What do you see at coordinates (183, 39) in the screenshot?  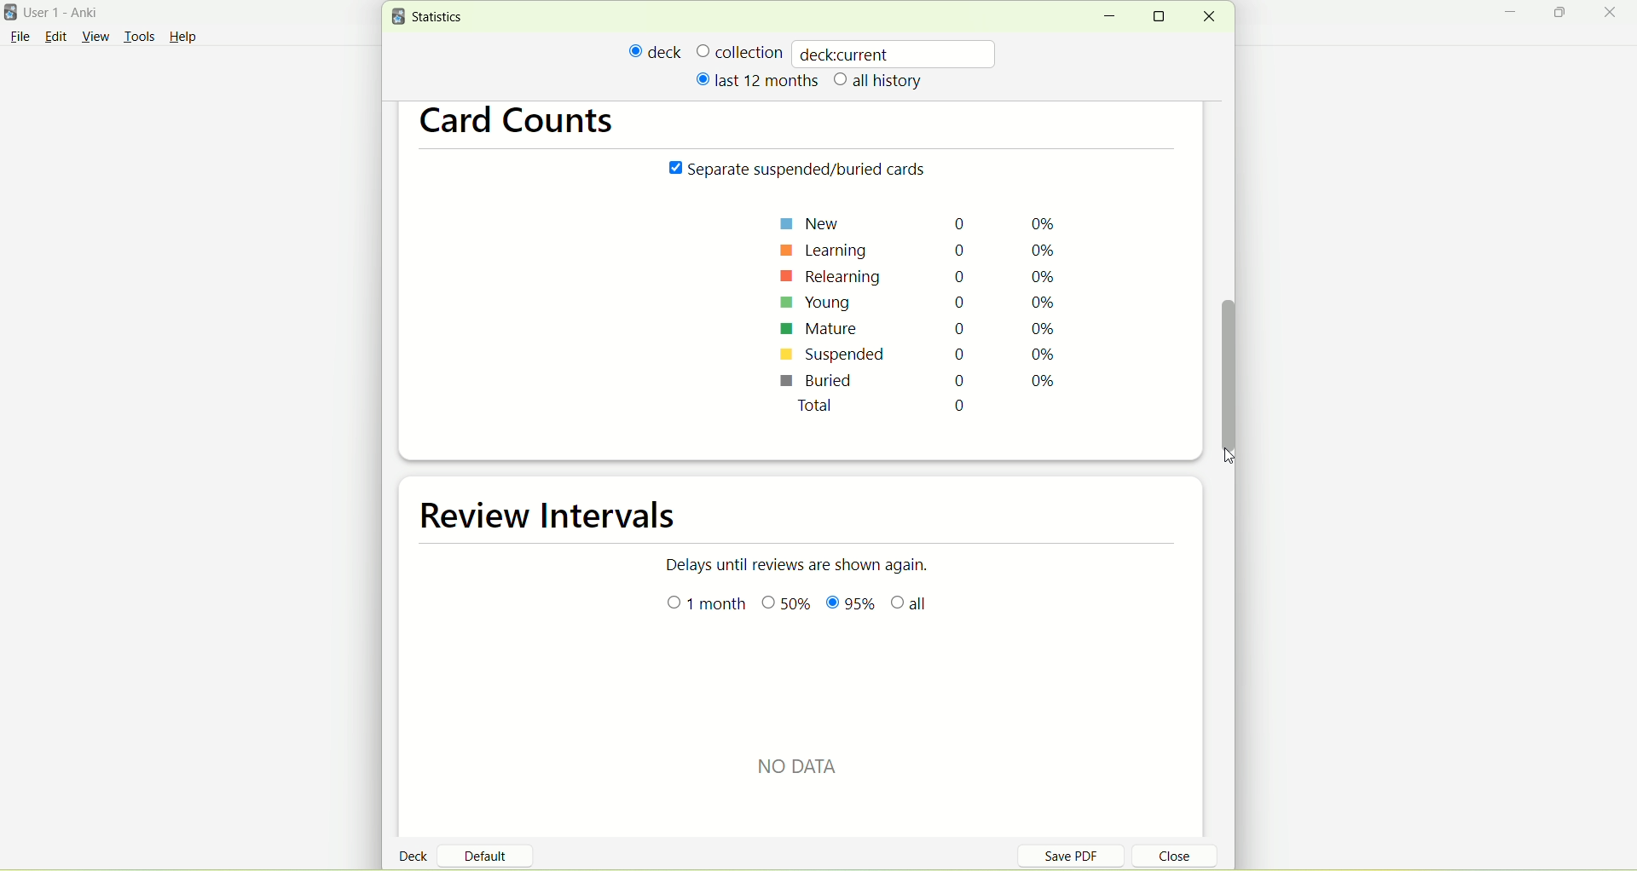 I see `Help` at bounding box center [183, 39].